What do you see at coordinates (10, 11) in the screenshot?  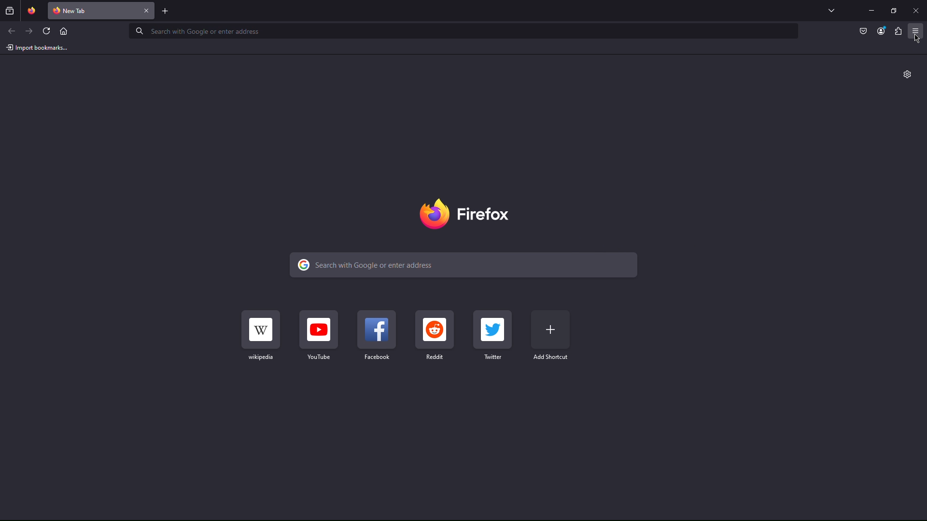 I see `Past browsing` at bounding box center [10, 11].